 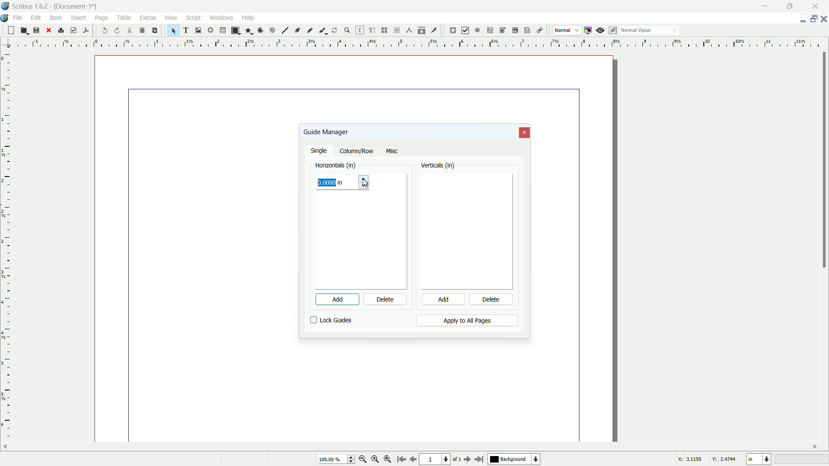 What do you see at coordinates (824, 161) in the screenshot?
I see `scroll bar` at bounding box center [824, 161].